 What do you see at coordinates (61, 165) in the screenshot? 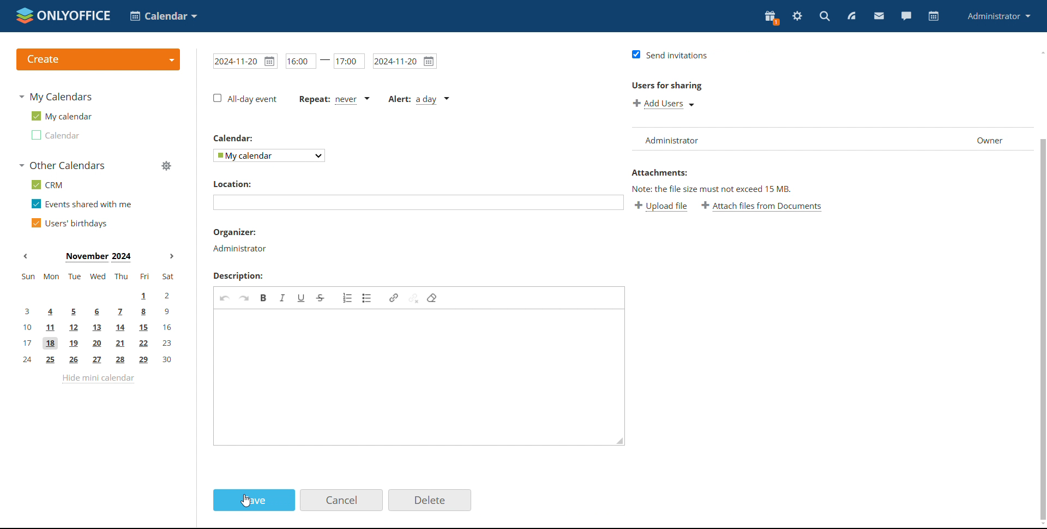
I see `other calendars` at bounding box center [61, 165].